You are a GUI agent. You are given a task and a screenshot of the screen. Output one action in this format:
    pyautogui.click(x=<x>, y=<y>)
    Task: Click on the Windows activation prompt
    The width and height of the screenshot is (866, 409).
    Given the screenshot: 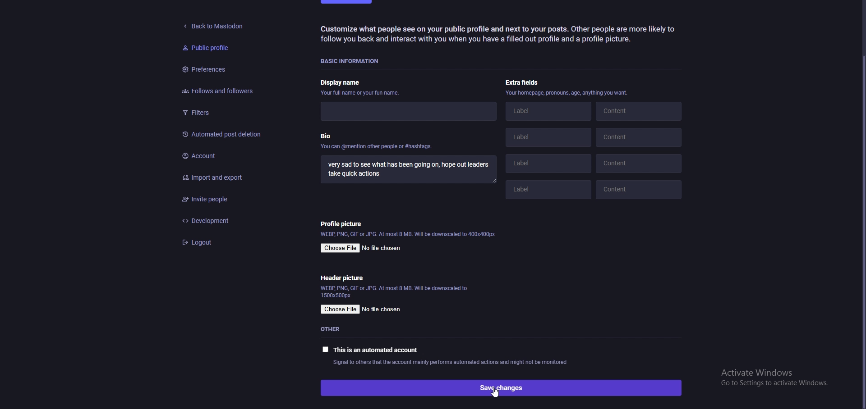 What is the action you would take?
    pyautogui.click(x=770, y=379)
    